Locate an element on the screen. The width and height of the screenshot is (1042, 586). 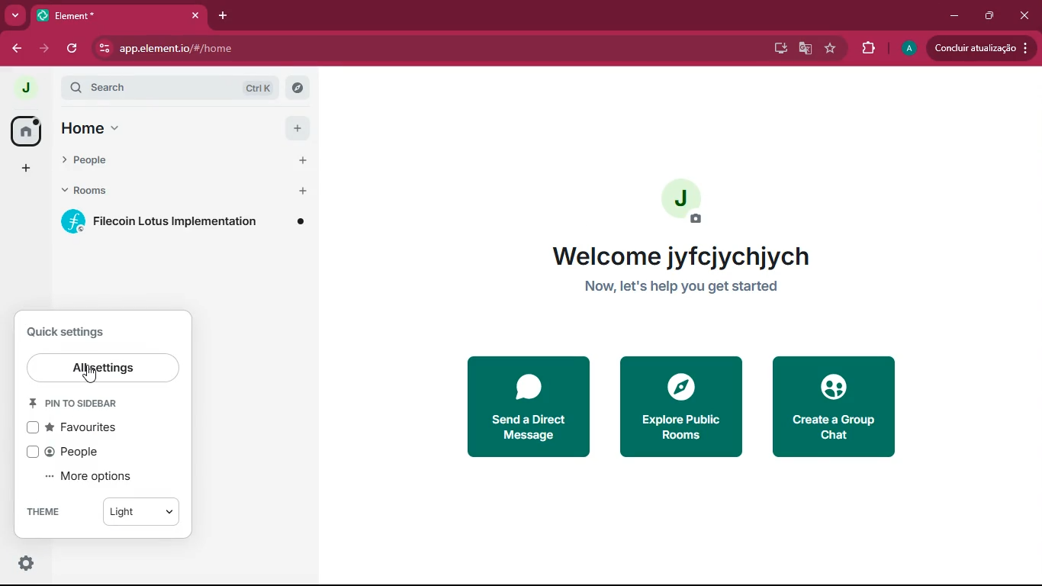
light is located at coordinates (142, 512).